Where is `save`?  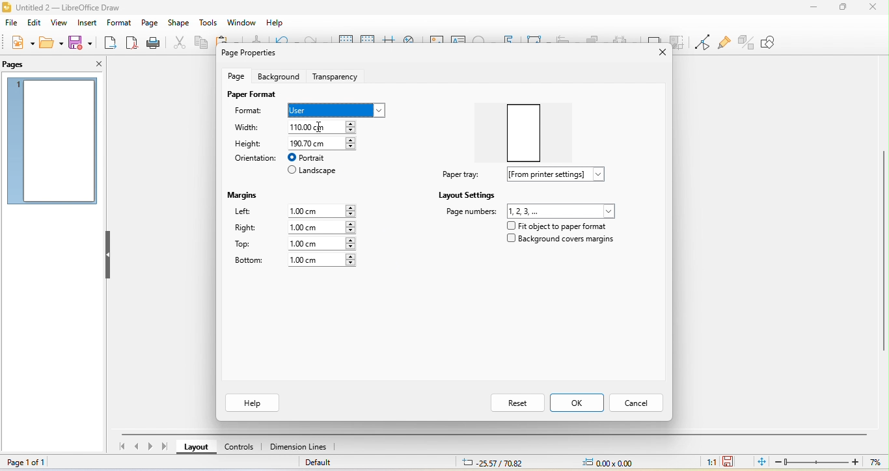
save is located at coordinates (83, 42).